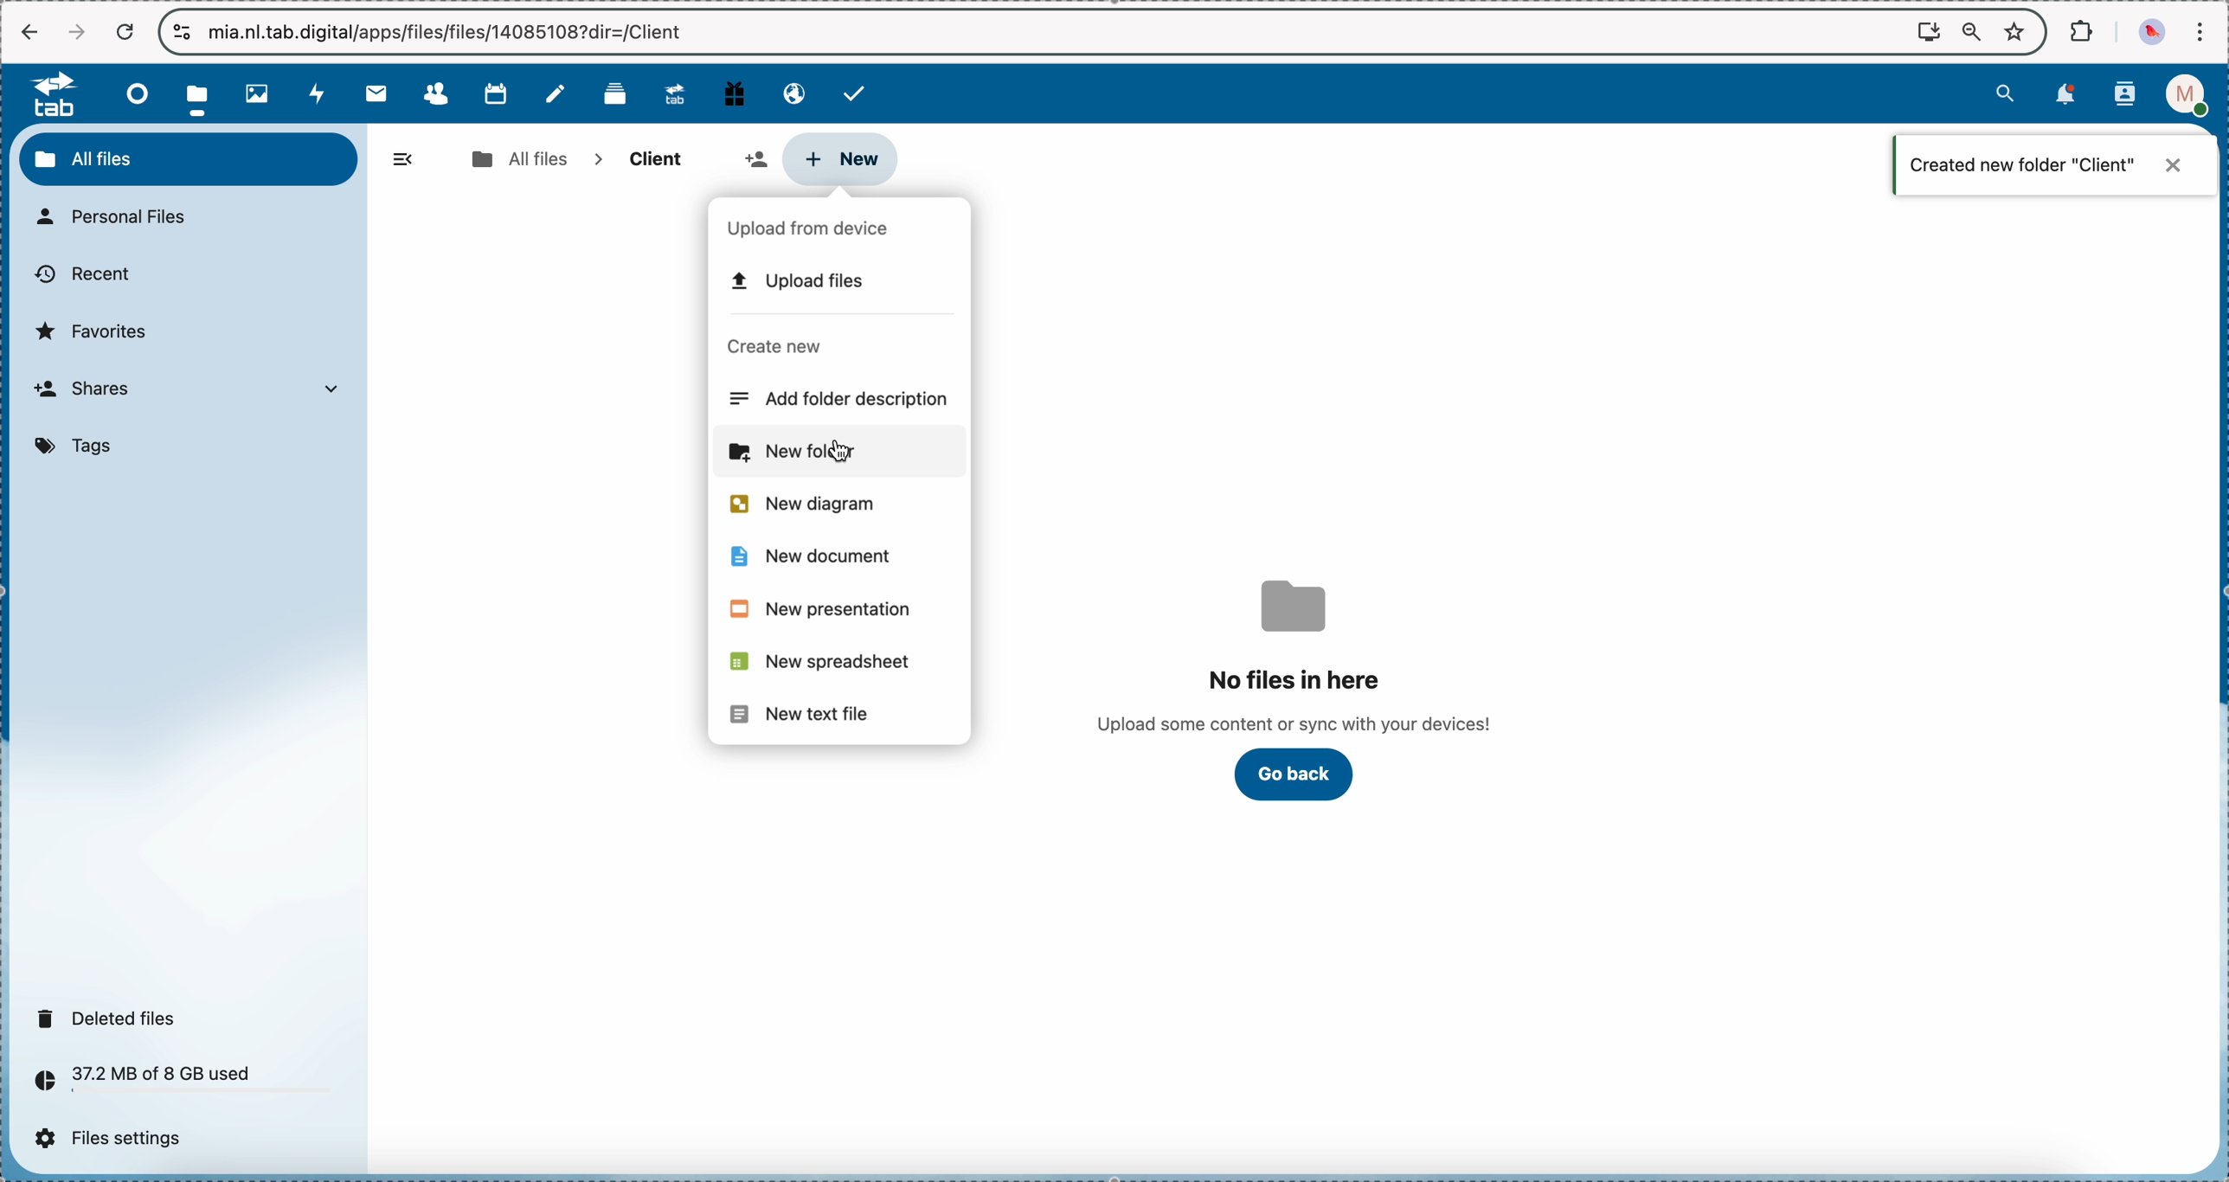 This screenshot has height=1182, width=2229. What do you see at coordinates (653, 160) in the screenshot?
I see `client` at bounding box center [653, 160].